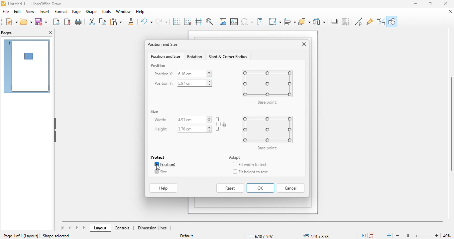 Image resolution: width=454 pixels, height=239 pixels. I want to click on 7.75/8.45, so click(270, 235).